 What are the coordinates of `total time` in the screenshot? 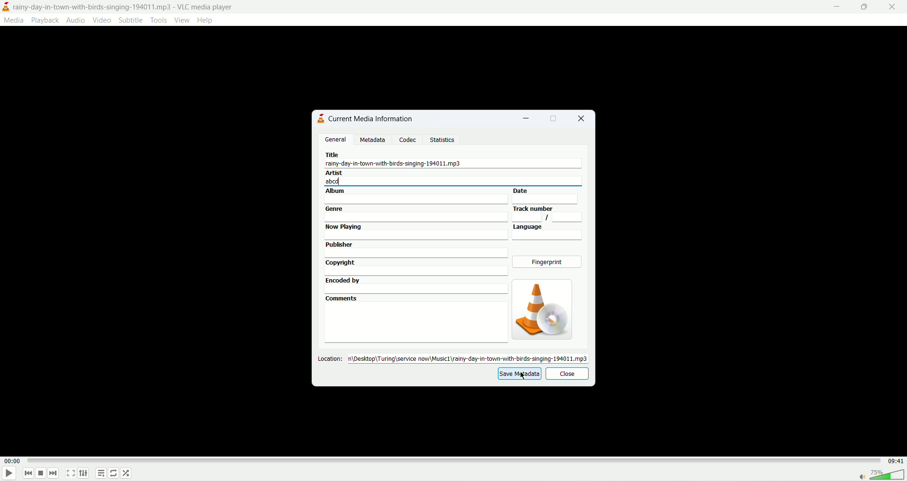 It's located at (895, 461).